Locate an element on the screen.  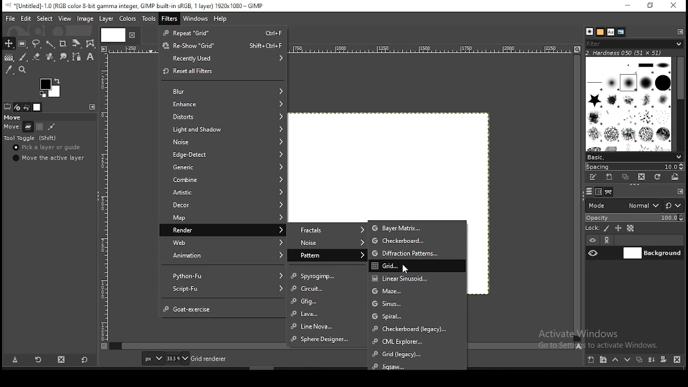
lava is located at coordinates (327, 314).